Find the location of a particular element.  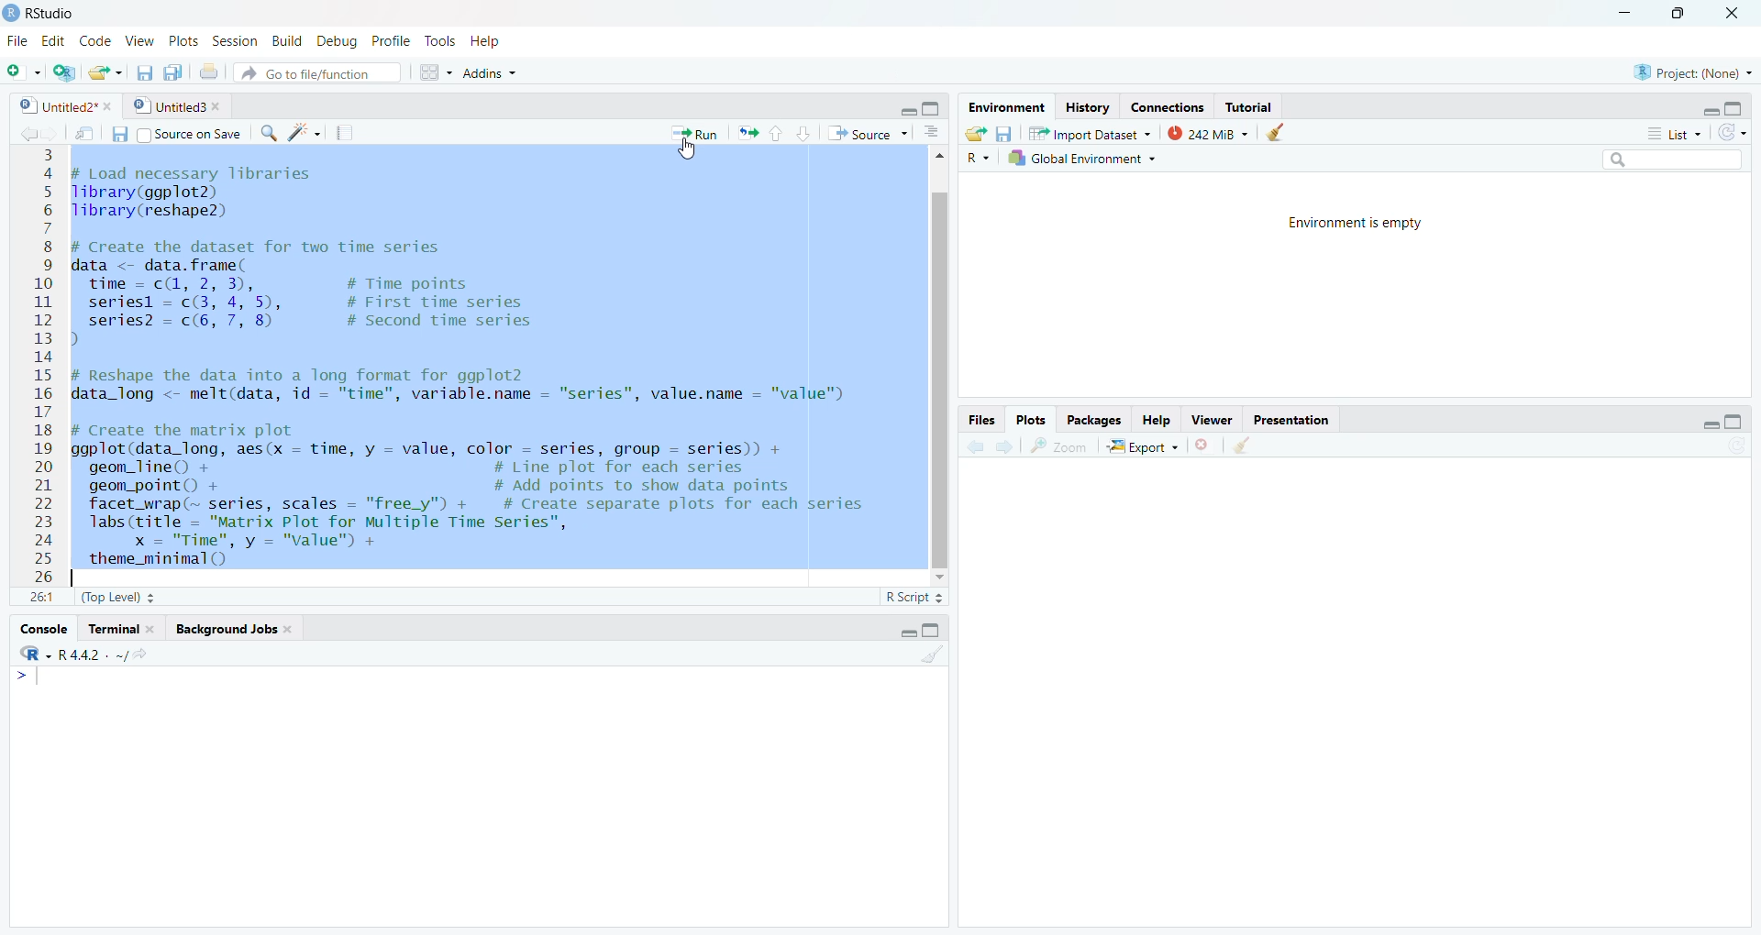

Project: (None)  is located at coordinates (1692, 71).